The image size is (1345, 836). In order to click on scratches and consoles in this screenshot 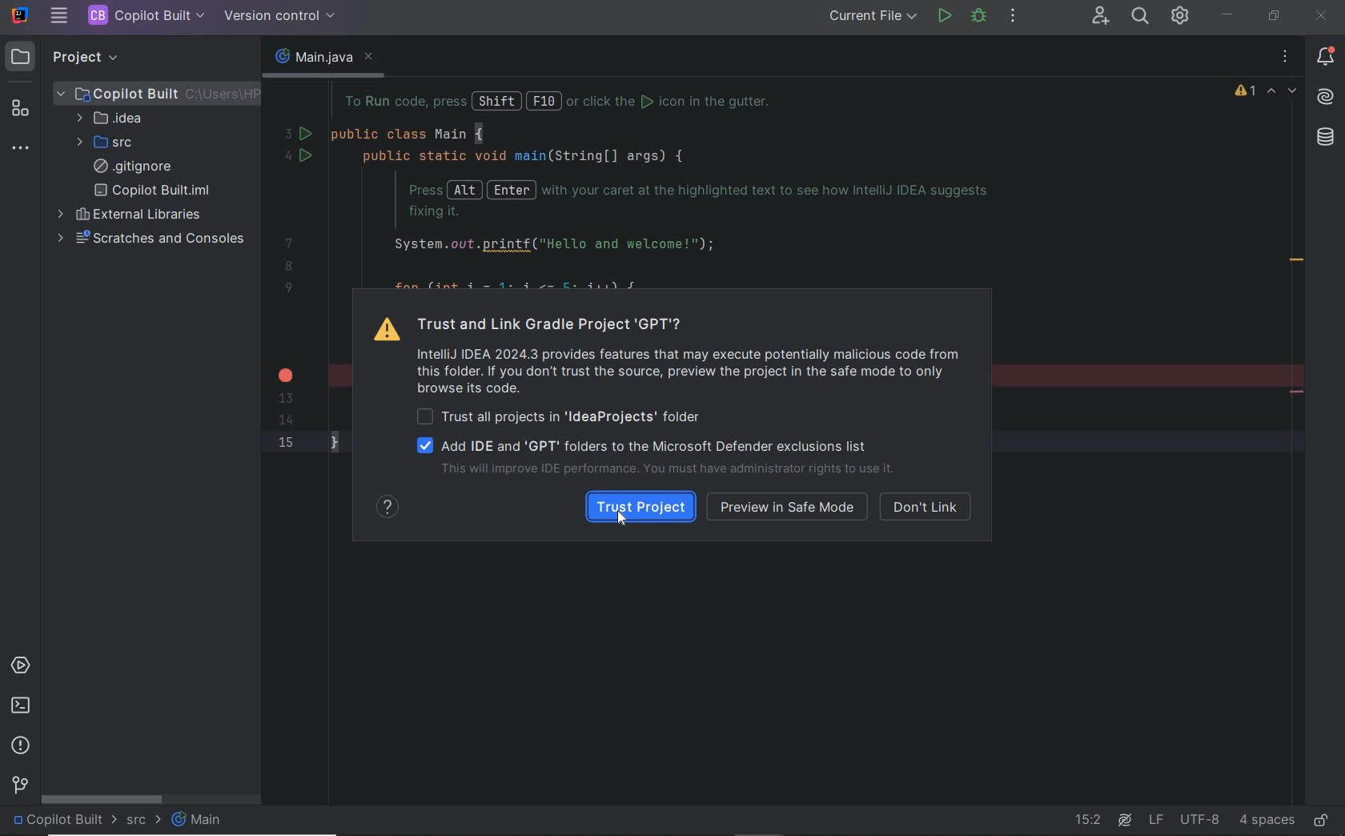, I will do `click(151, 241)`.